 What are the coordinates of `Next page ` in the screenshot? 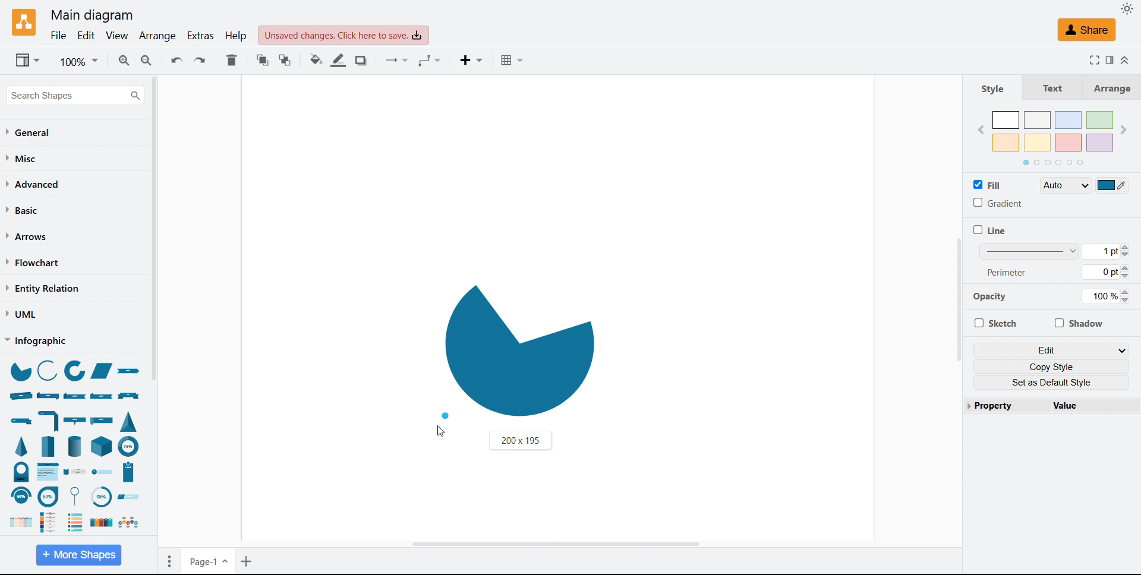 It's located at (1123, 129).